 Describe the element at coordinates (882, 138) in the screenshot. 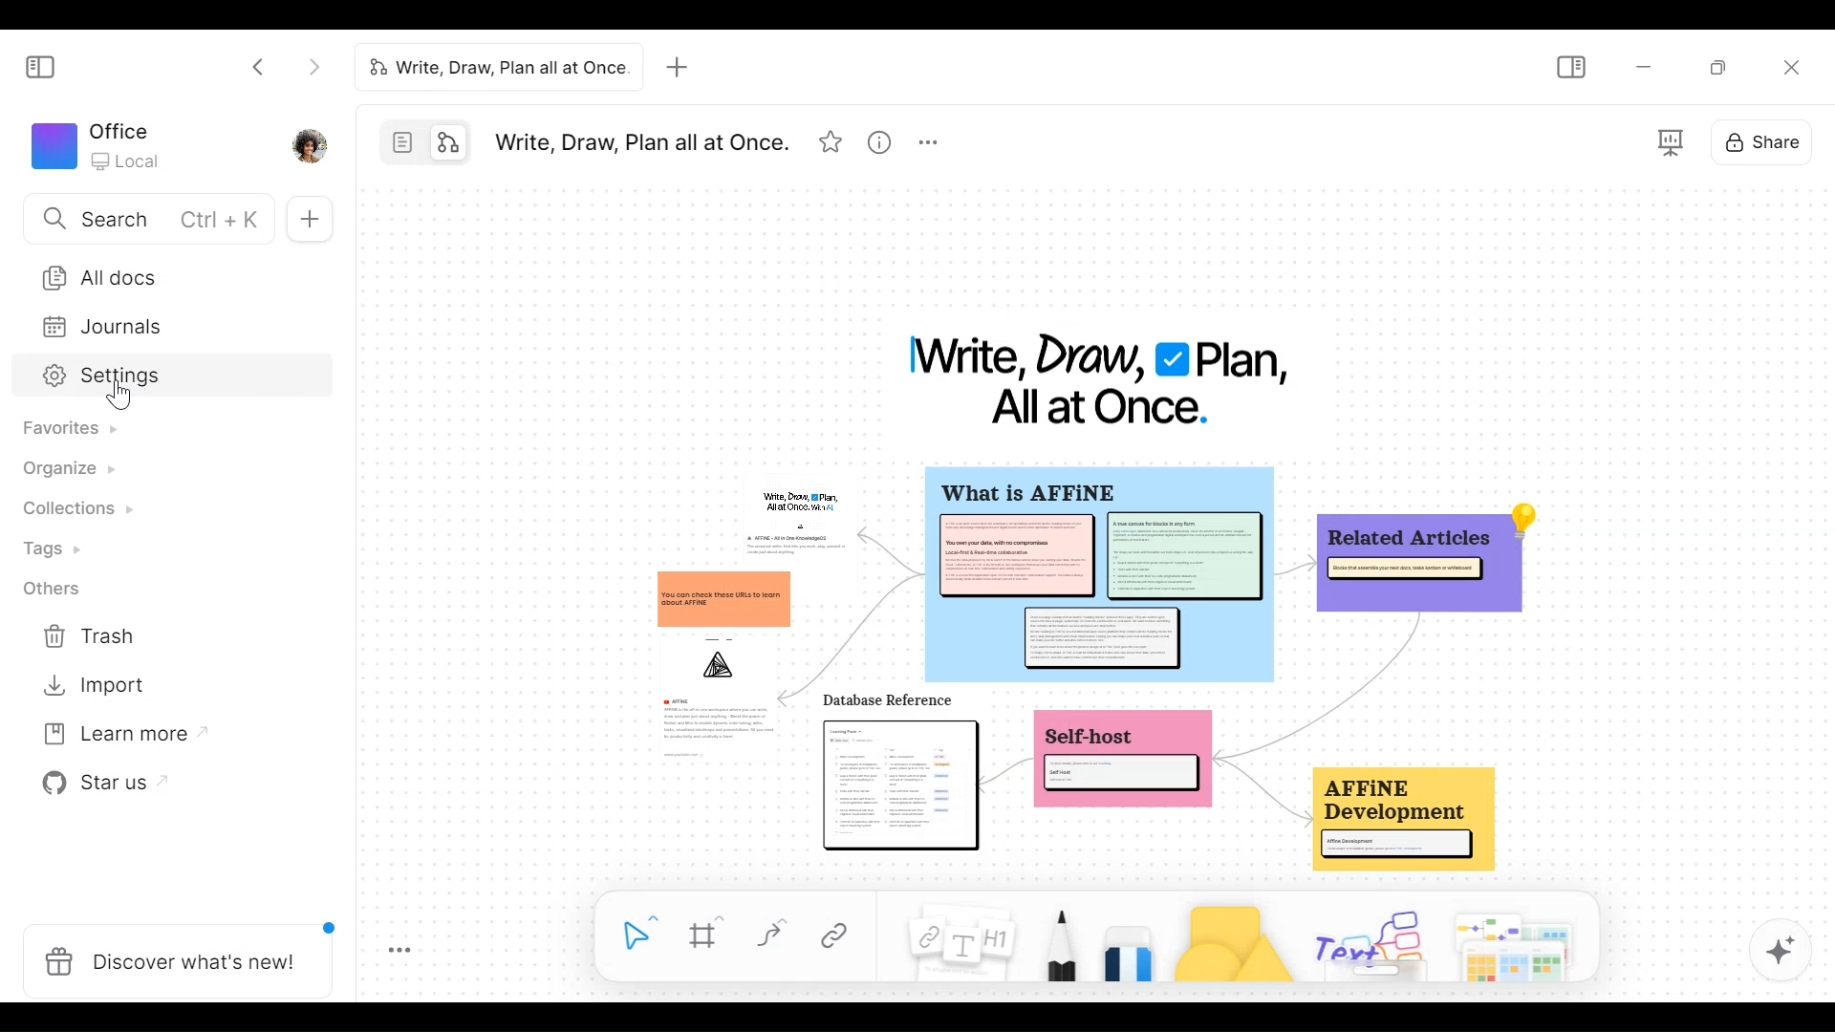

I see `View Information` at that location.